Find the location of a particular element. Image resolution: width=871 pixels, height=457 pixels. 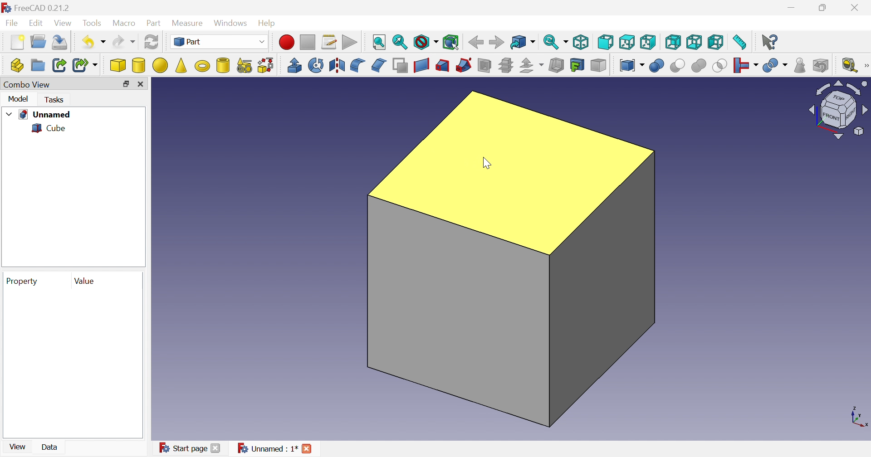

Viewing angle is located at coordinates (836, 110).